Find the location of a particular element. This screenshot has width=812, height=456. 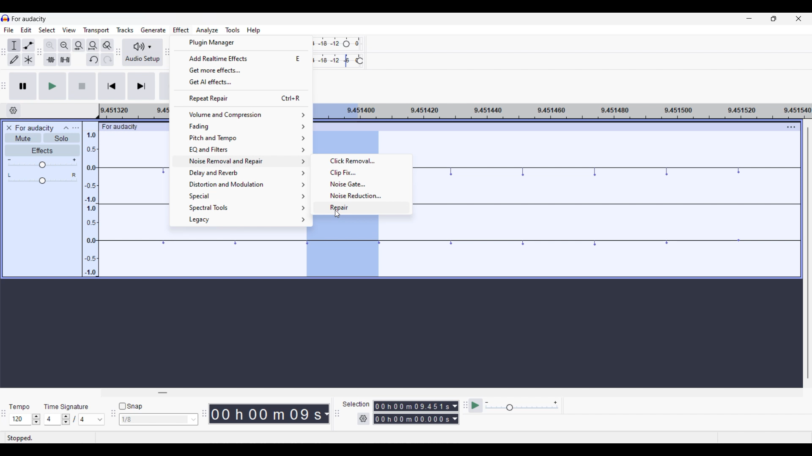

Horizontal slide bar is located at coordinates (162, 393).